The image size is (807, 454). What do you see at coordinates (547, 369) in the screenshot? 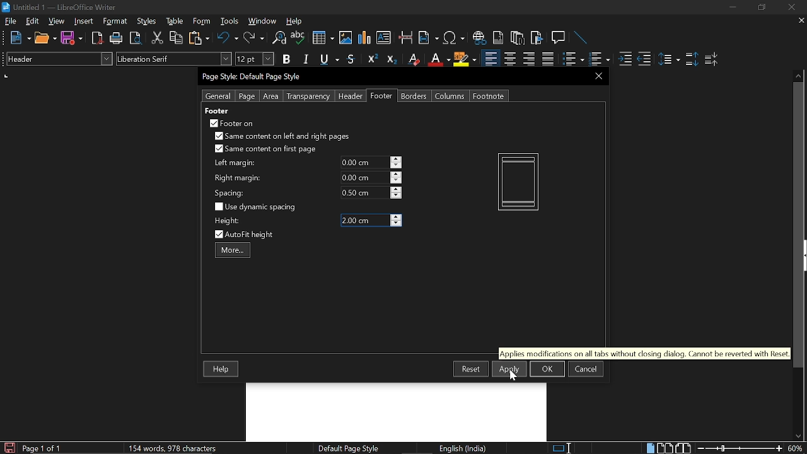
I see `Ok` at bounding box center [547, 369].